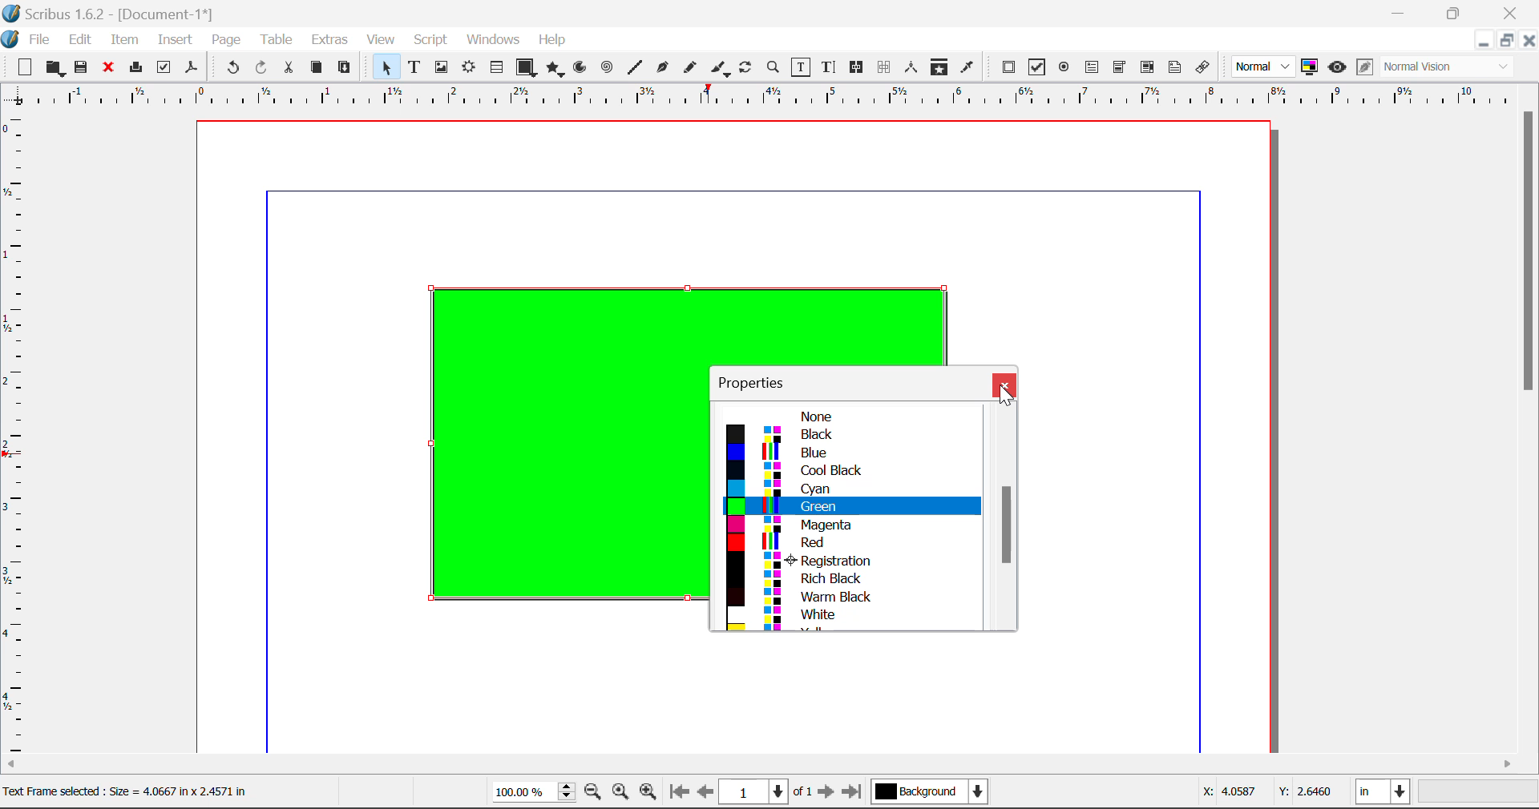  What do you see at coordinates (441, 67) in the screenshot?
I see `Image Frame` at bounding box center [441, 67].